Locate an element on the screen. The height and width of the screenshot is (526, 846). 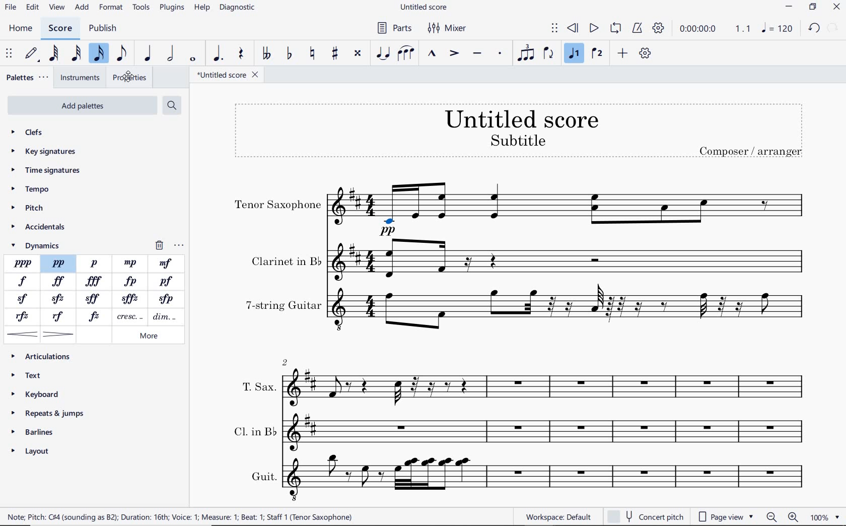
text is located at coordinates (517, 140).